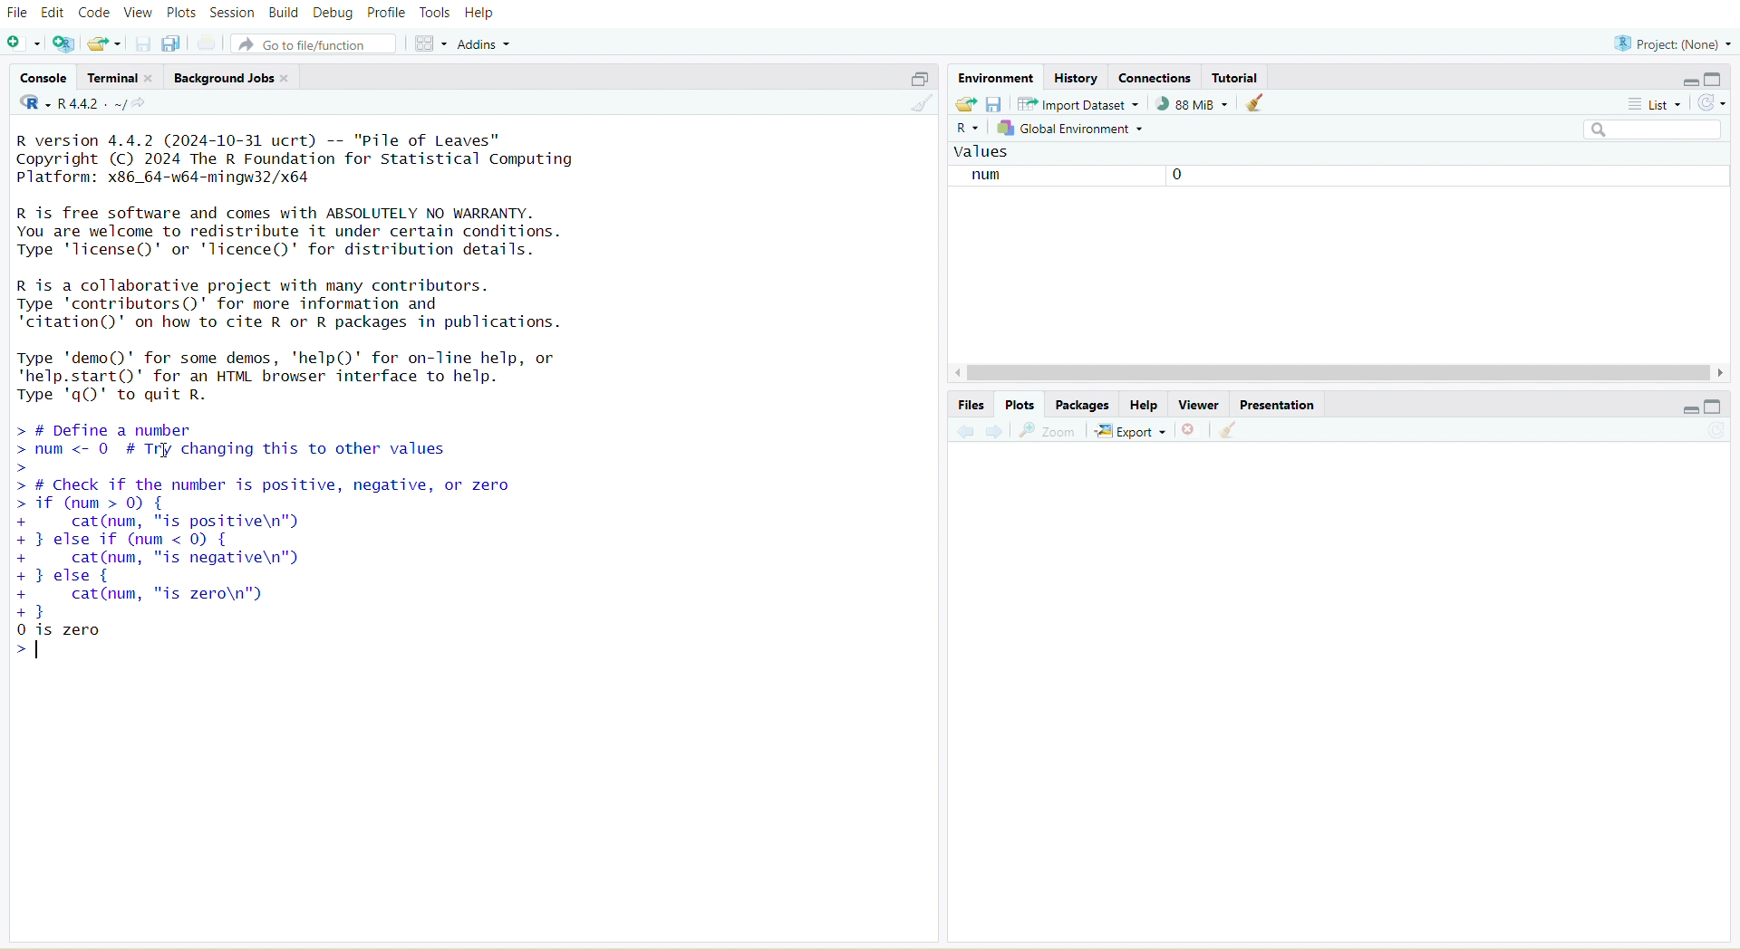  What do you see at coordinates (1019, 405) in the screenshot?
I see `plots` at bounding box center [1019, 405].